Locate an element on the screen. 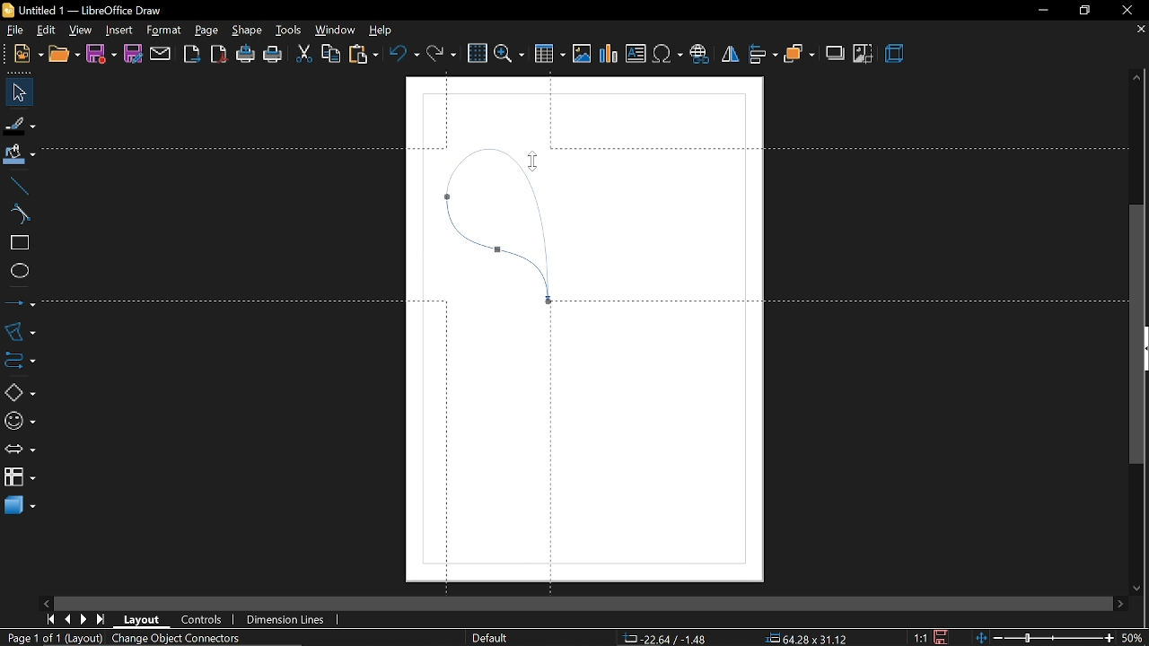  (Layout) Object Connectors selected is located at coordinates (155, 639).